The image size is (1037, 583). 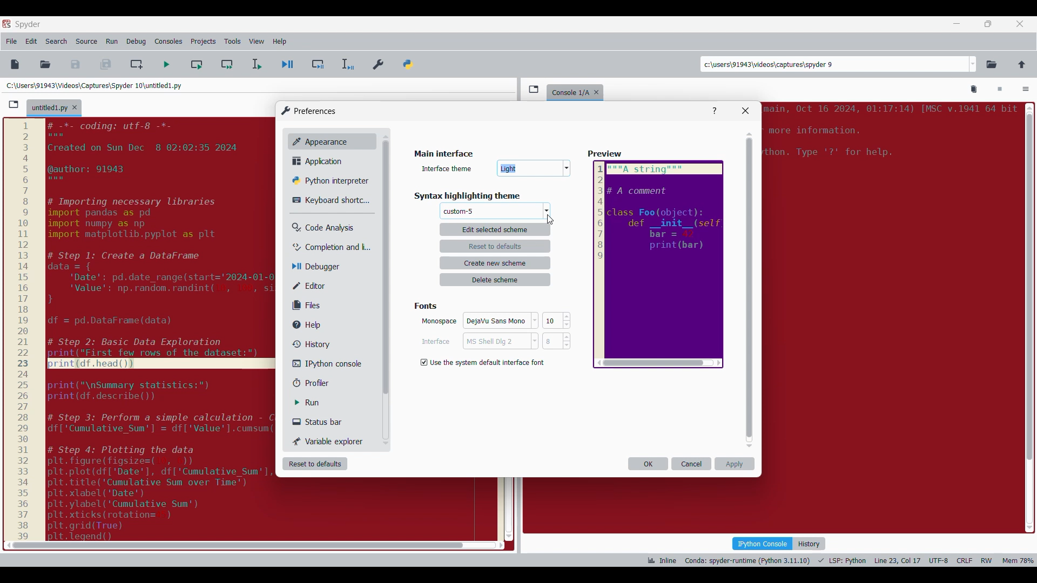 I want to click on IPython console, so click(x=324, y=363).